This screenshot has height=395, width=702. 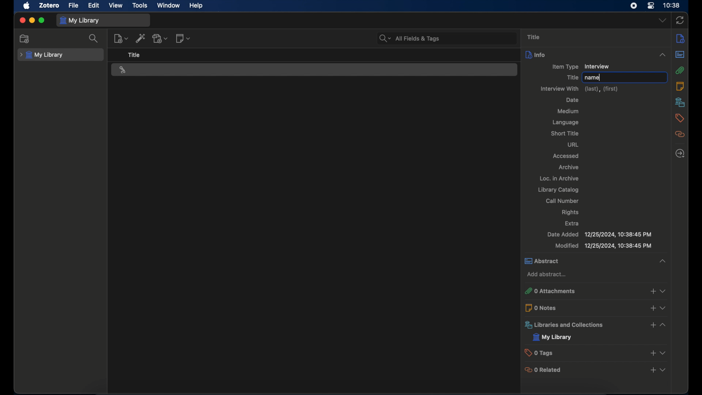 I want to click on interview, so click(x=597, y=66).